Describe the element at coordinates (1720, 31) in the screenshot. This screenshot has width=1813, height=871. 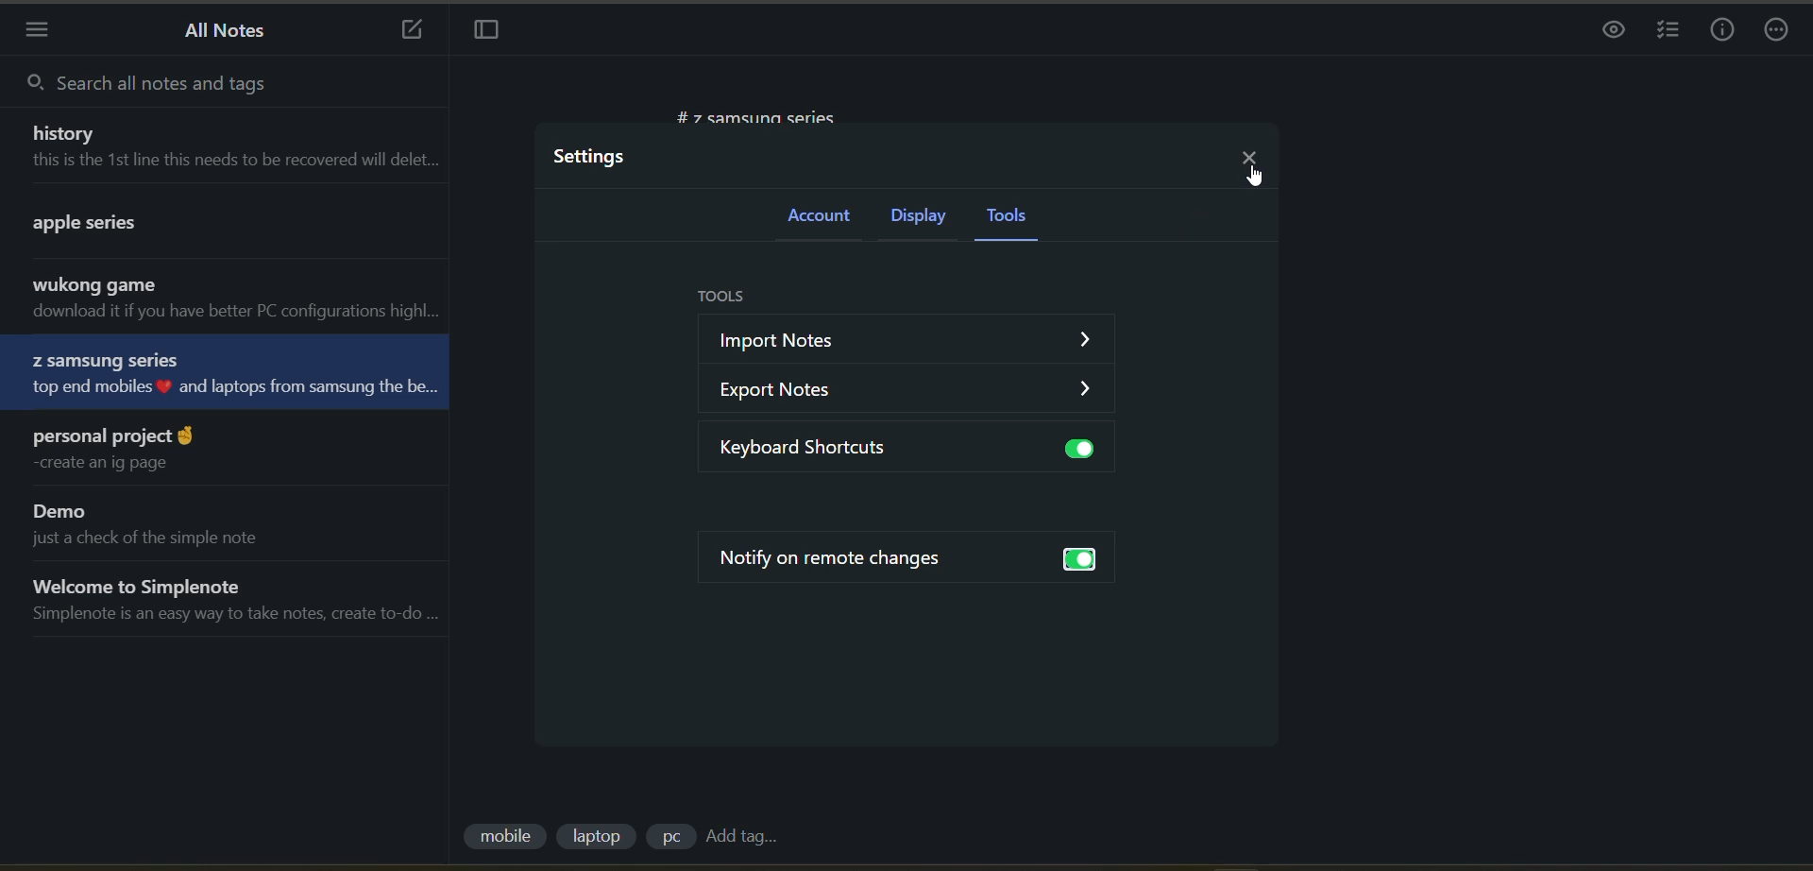
I see `info` at that location.